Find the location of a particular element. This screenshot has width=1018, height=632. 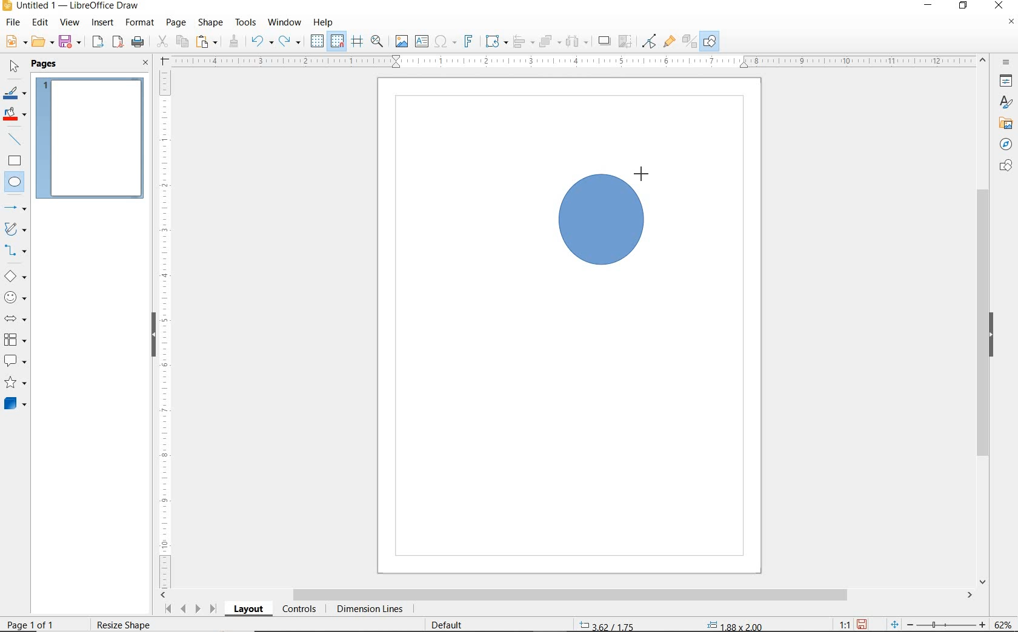

3D OBJECTS is located at coordinates (14, 405).